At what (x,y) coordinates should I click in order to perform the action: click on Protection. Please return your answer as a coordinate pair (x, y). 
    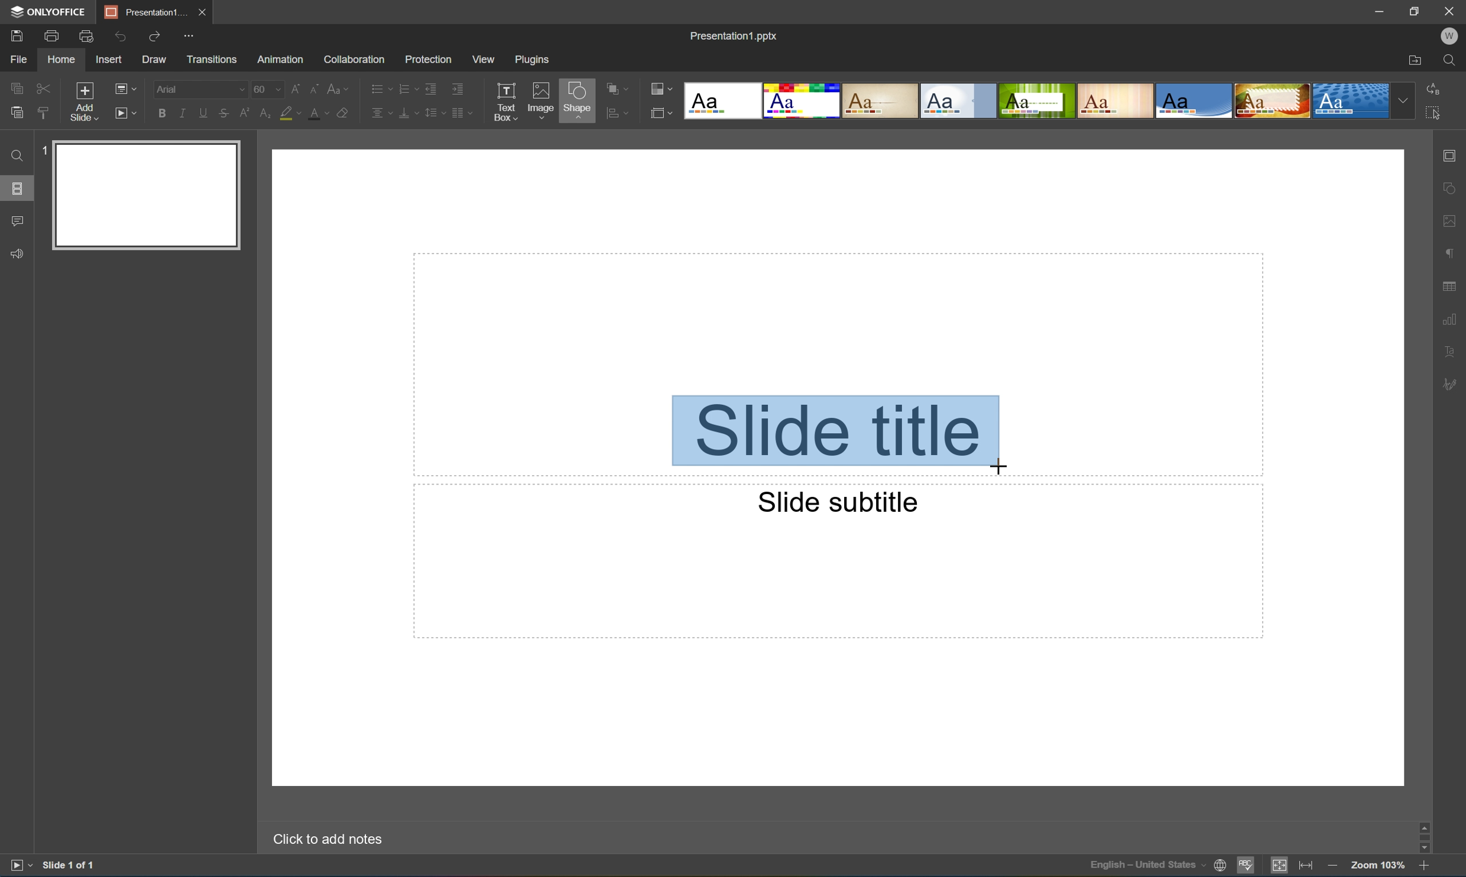
    Looking at the image, I should click on (427, 59).